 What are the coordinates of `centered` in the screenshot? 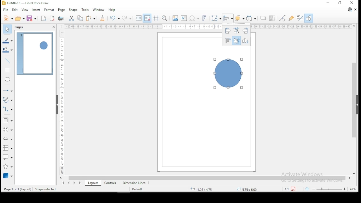 It's located at (236, 31).